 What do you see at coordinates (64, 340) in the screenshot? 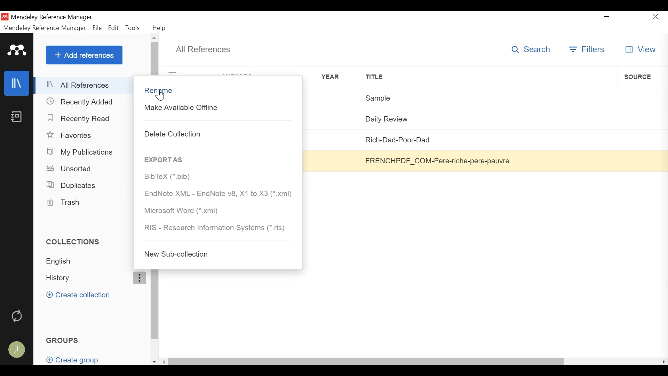
I see `Groups` at bounding box center [64, 340].